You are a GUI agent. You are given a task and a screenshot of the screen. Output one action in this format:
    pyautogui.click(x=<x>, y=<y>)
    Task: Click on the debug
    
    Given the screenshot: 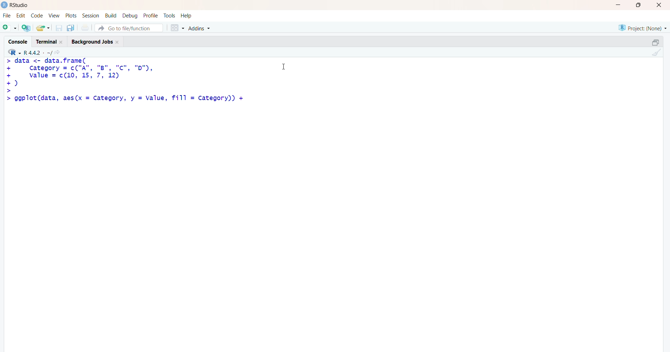 What is the action you would take?
    pyautogui.click(x=130, y=15)
    